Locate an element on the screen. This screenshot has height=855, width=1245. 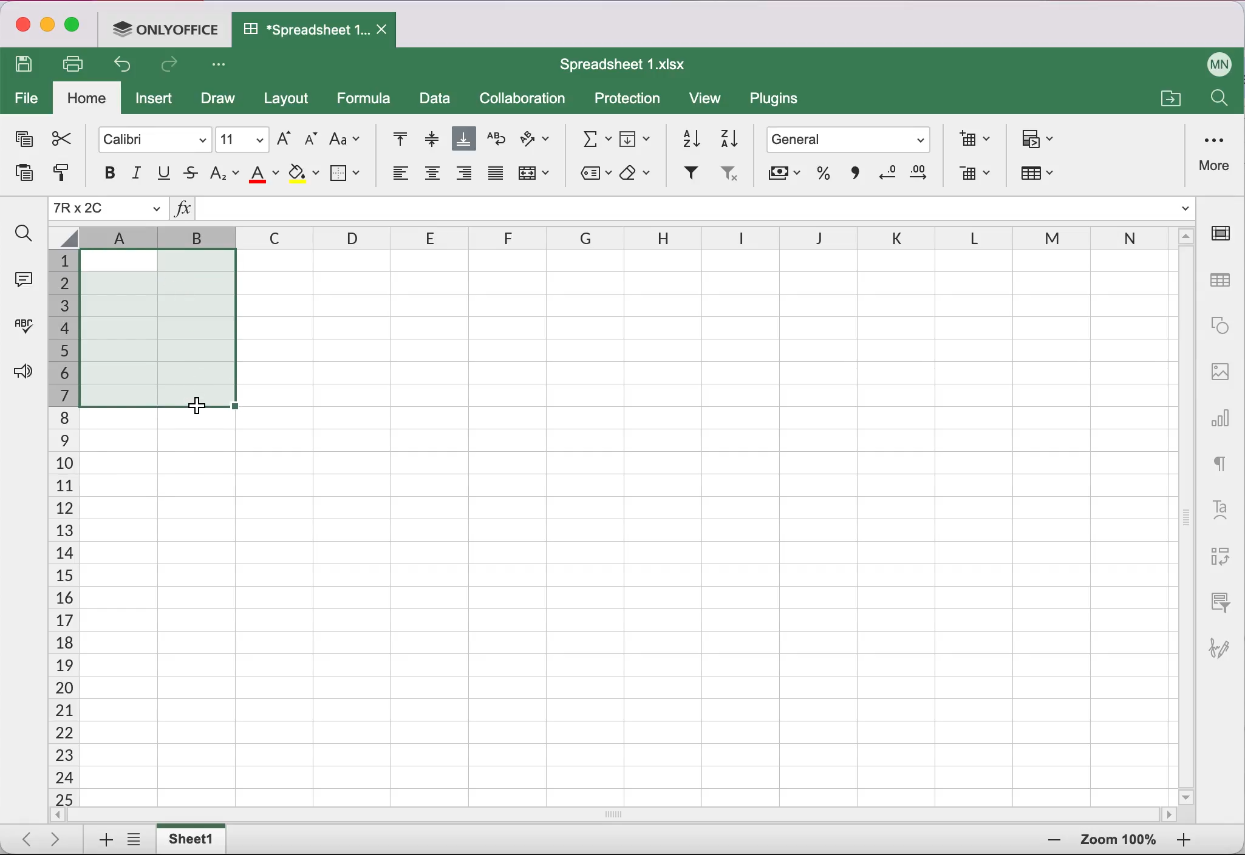
Cursor is located at coordinates (192, 406).